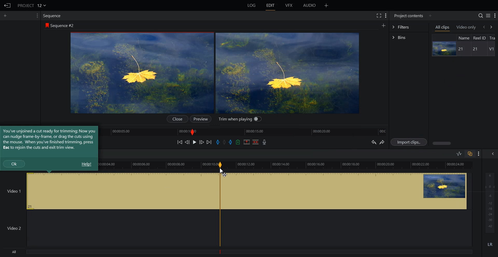  I want to click on Tra, so click(493, 37).